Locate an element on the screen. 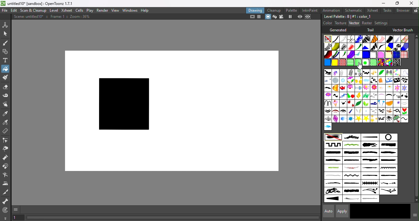  Orange is located at coordinates (390, 103).